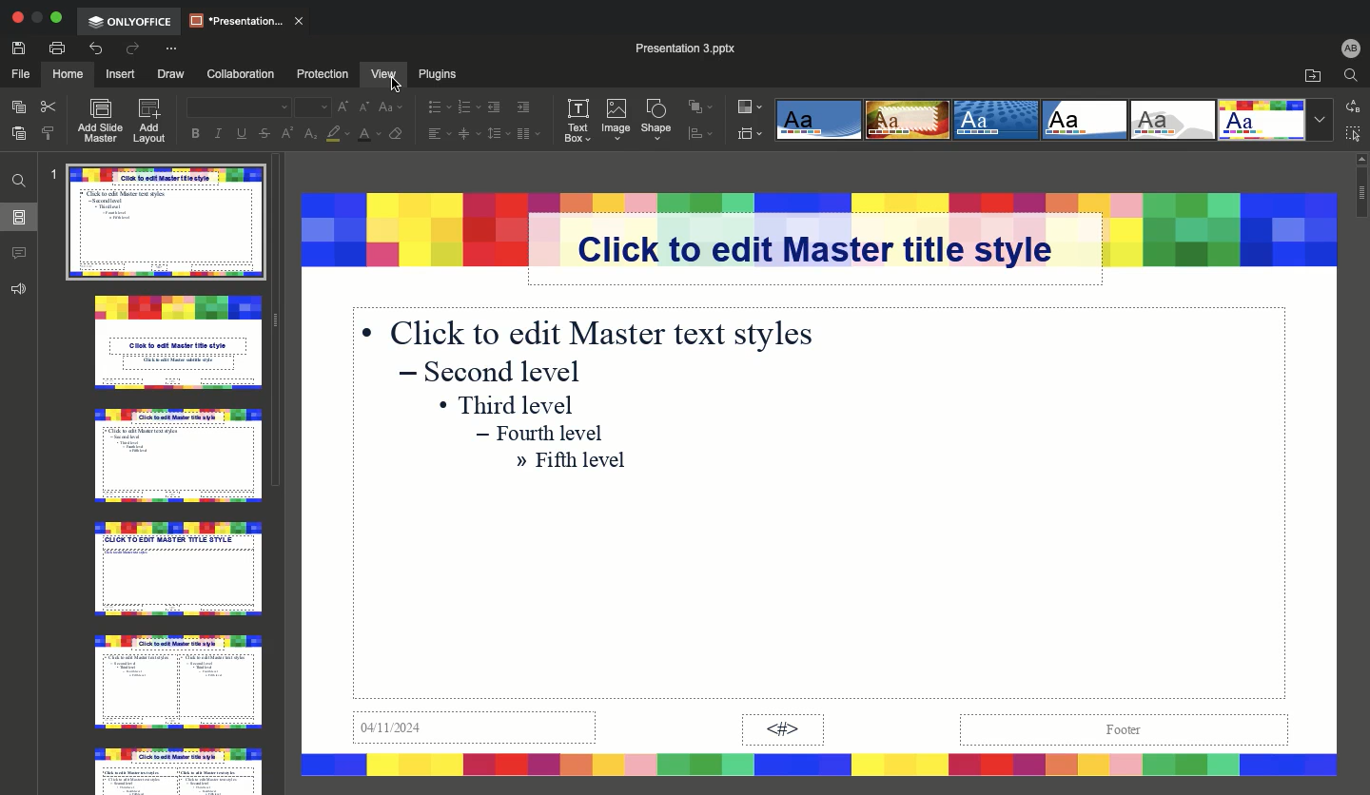 The height and width of the screenshot is (795, 1370). What do you see at coordinates (1354, 107) in the screenshot?
I see `Replace` at bounding box center [1354, 107].